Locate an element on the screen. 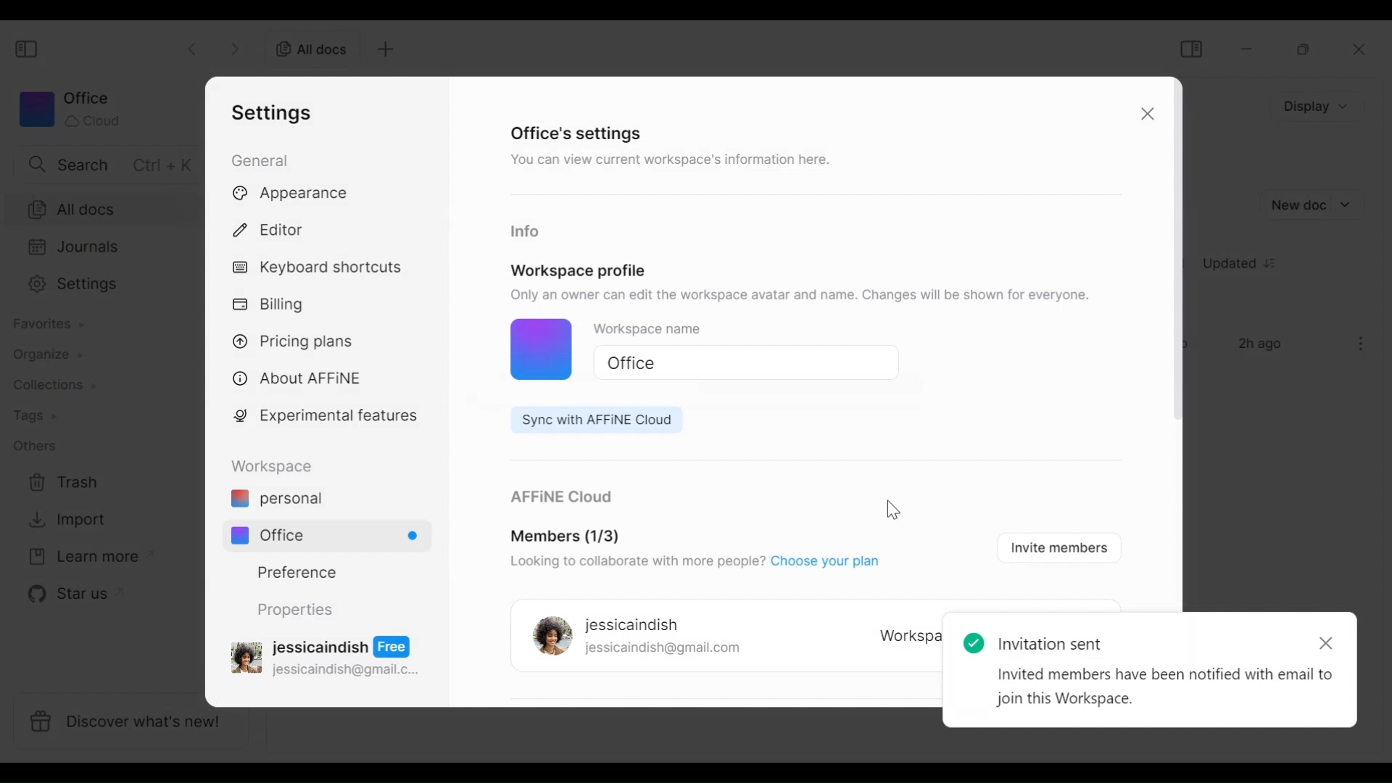 This screenshot has height=783, width=1392. Star us is located at coordinates (66, 594).